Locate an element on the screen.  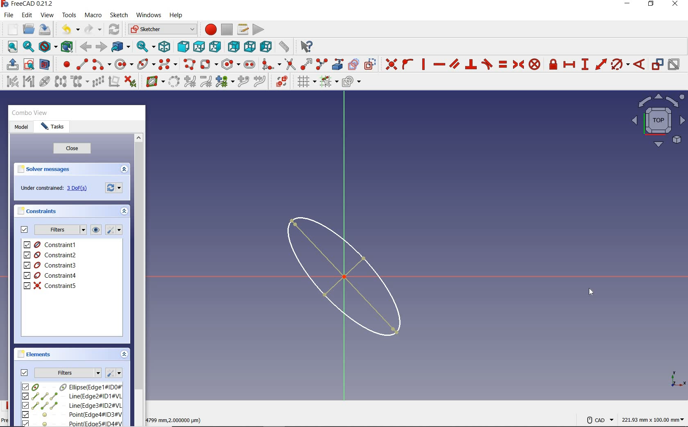
create arc is located at coordinates (102, 63).